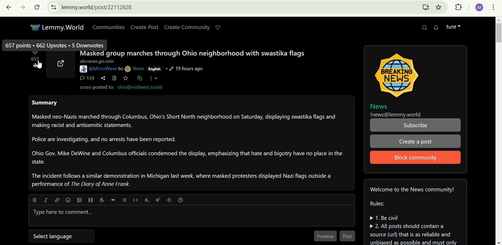  Describe the element at coordinates (97, 62) in the screenshot. I see `abcnews.go.com` at that location.